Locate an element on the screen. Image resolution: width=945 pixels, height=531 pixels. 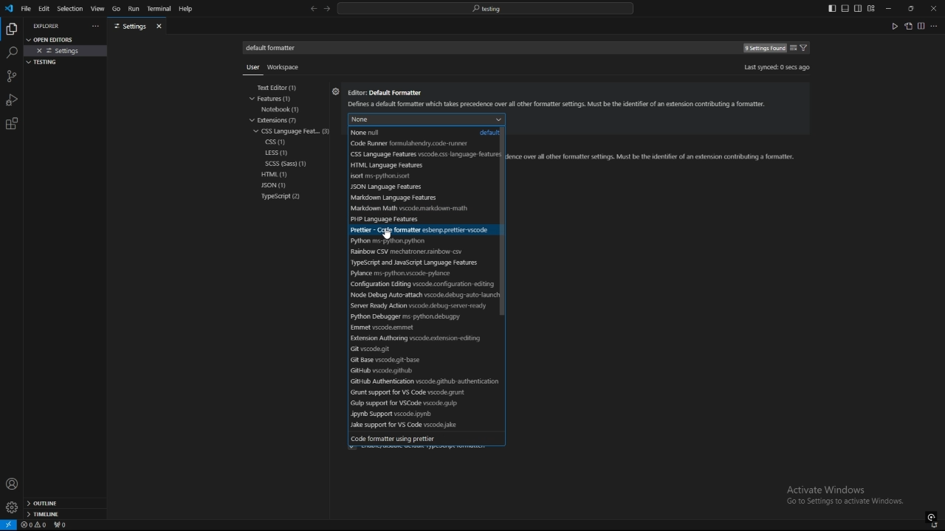
edit is located at coordinates (44, 8).